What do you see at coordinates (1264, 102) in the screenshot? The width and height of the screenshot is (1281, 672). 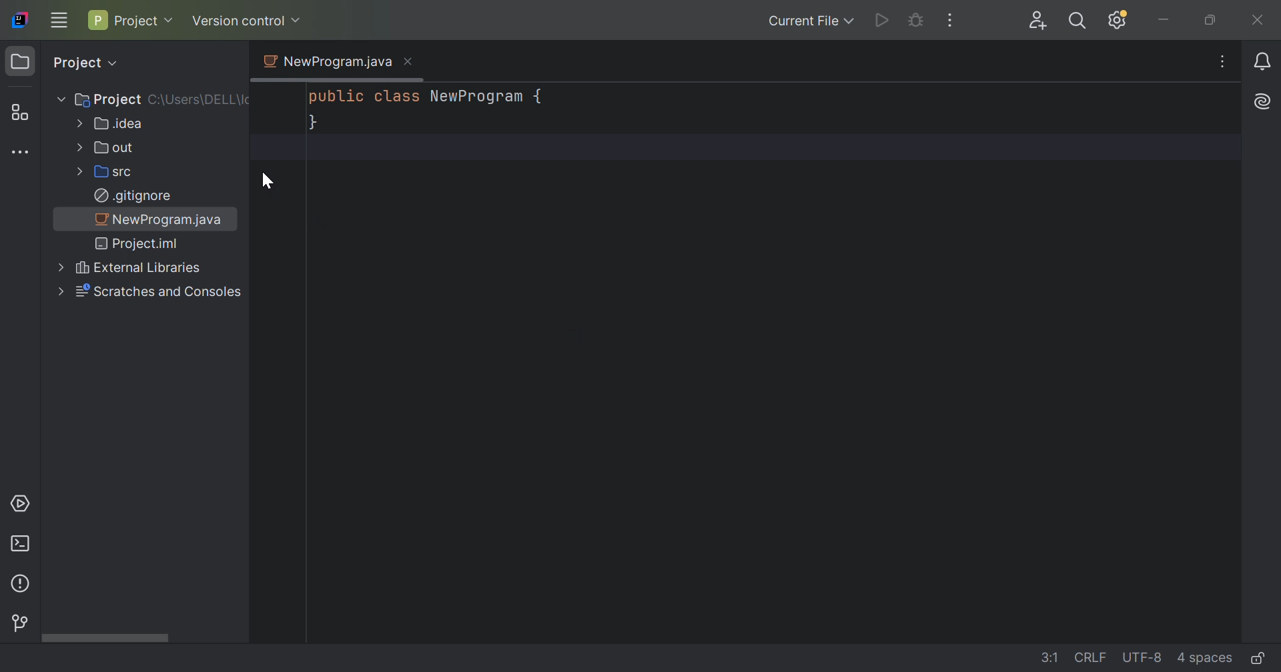 I see `AI assistant` at bounding box center [1264, 102].